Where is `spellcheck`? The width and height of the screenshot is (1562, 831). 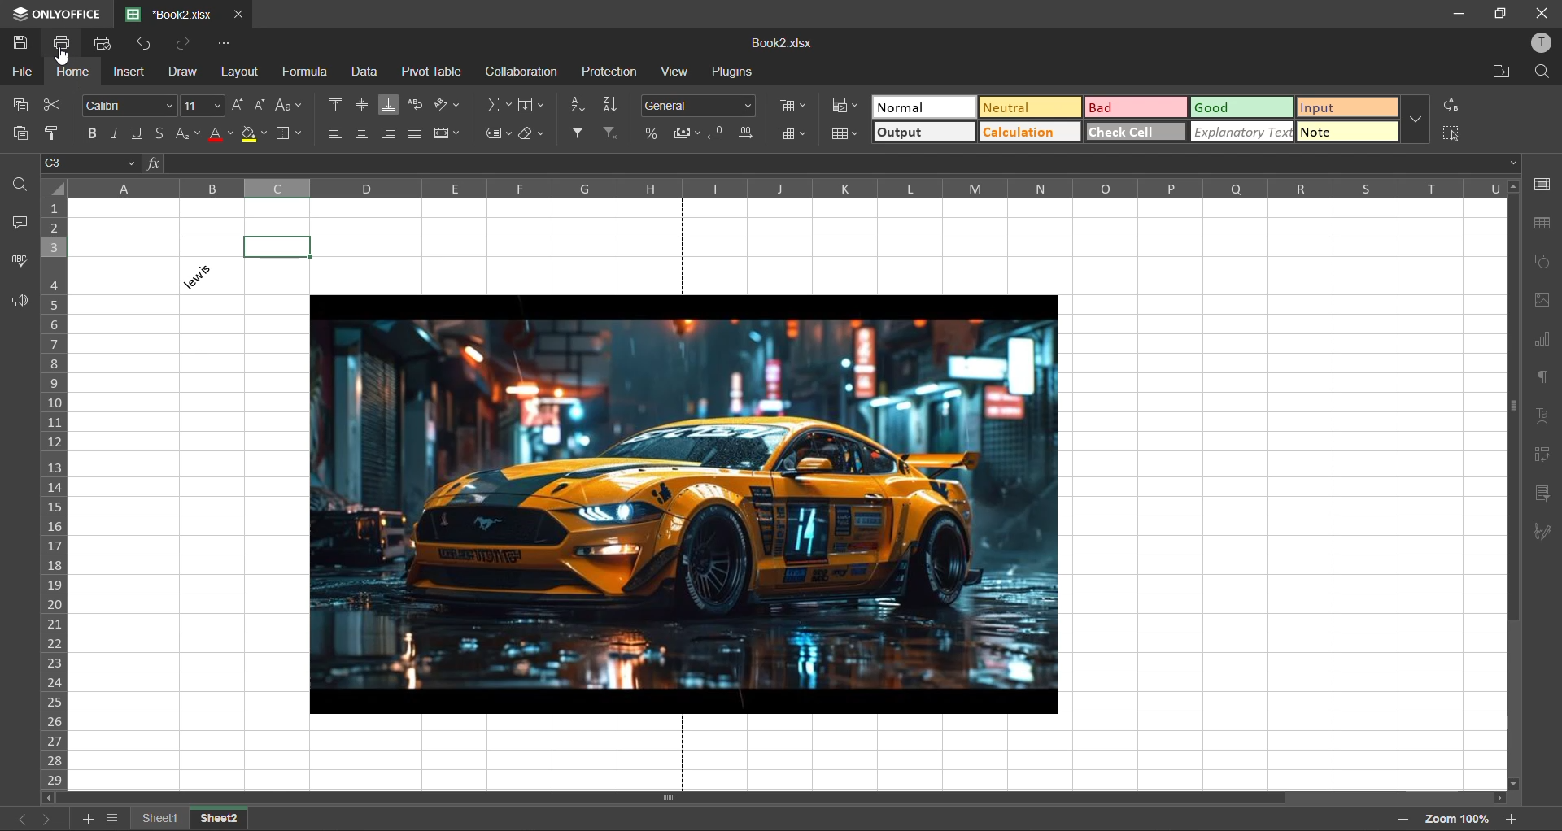
spellcheck is located at coordinates (15, 262).